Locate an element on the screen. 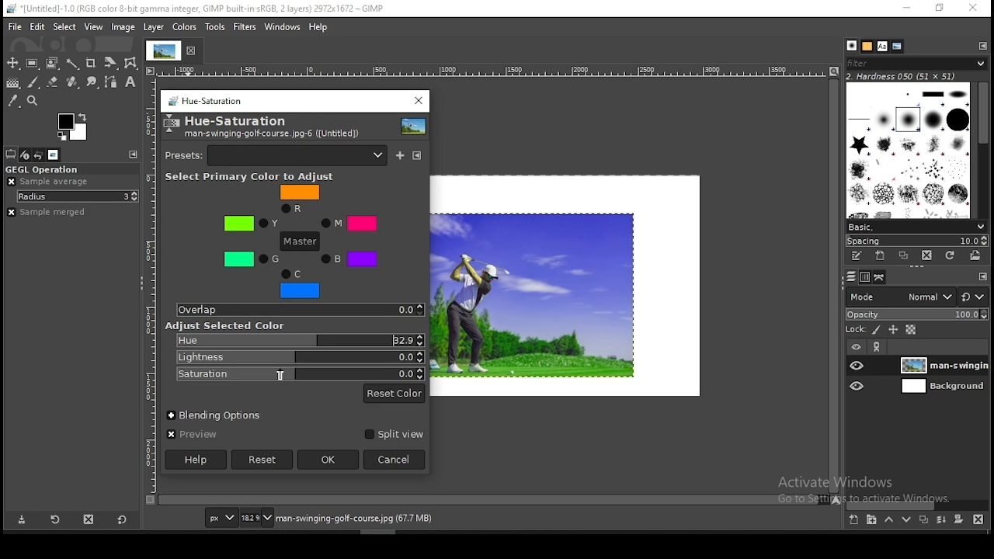  close window is located at coordinates (416, 102).